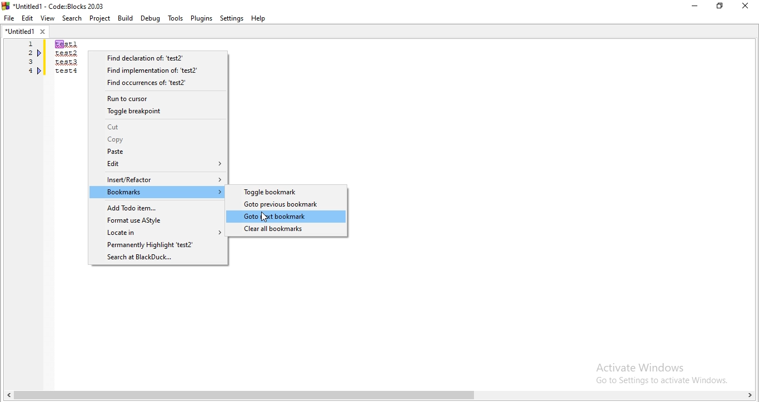  Describe the element at coordinates (41, 71) in the screenshot. I see `bookmark` at that location.